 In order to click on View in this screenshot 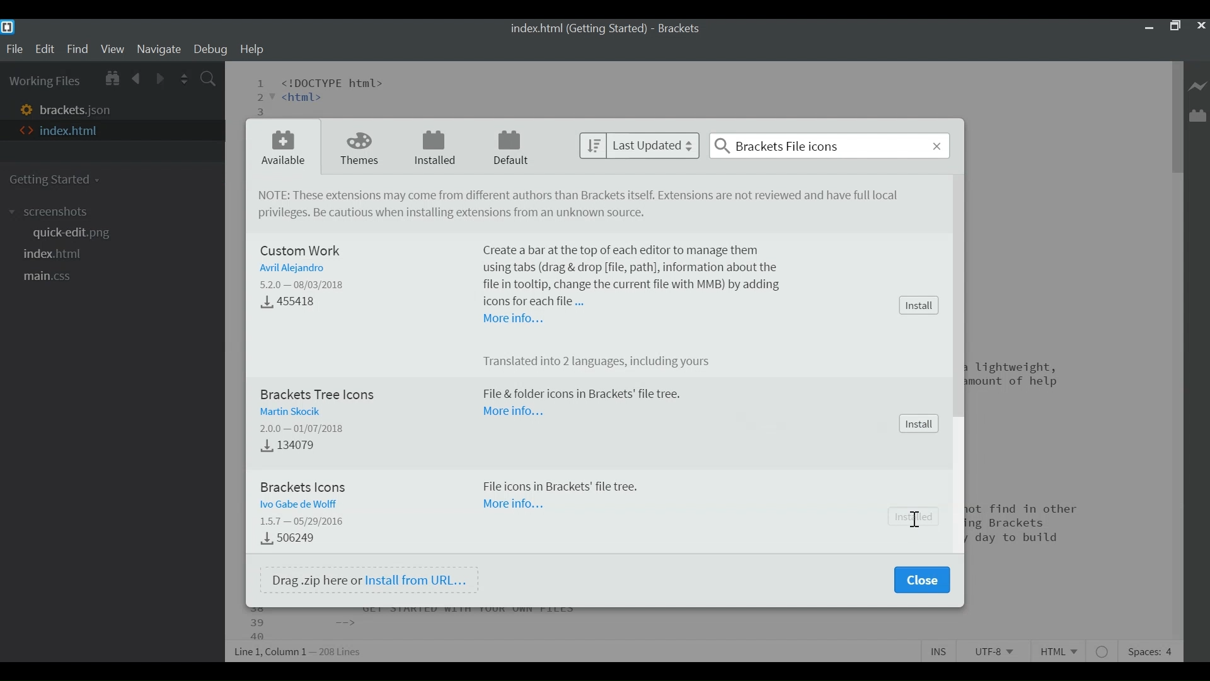, I will do `click(112, 50)`.